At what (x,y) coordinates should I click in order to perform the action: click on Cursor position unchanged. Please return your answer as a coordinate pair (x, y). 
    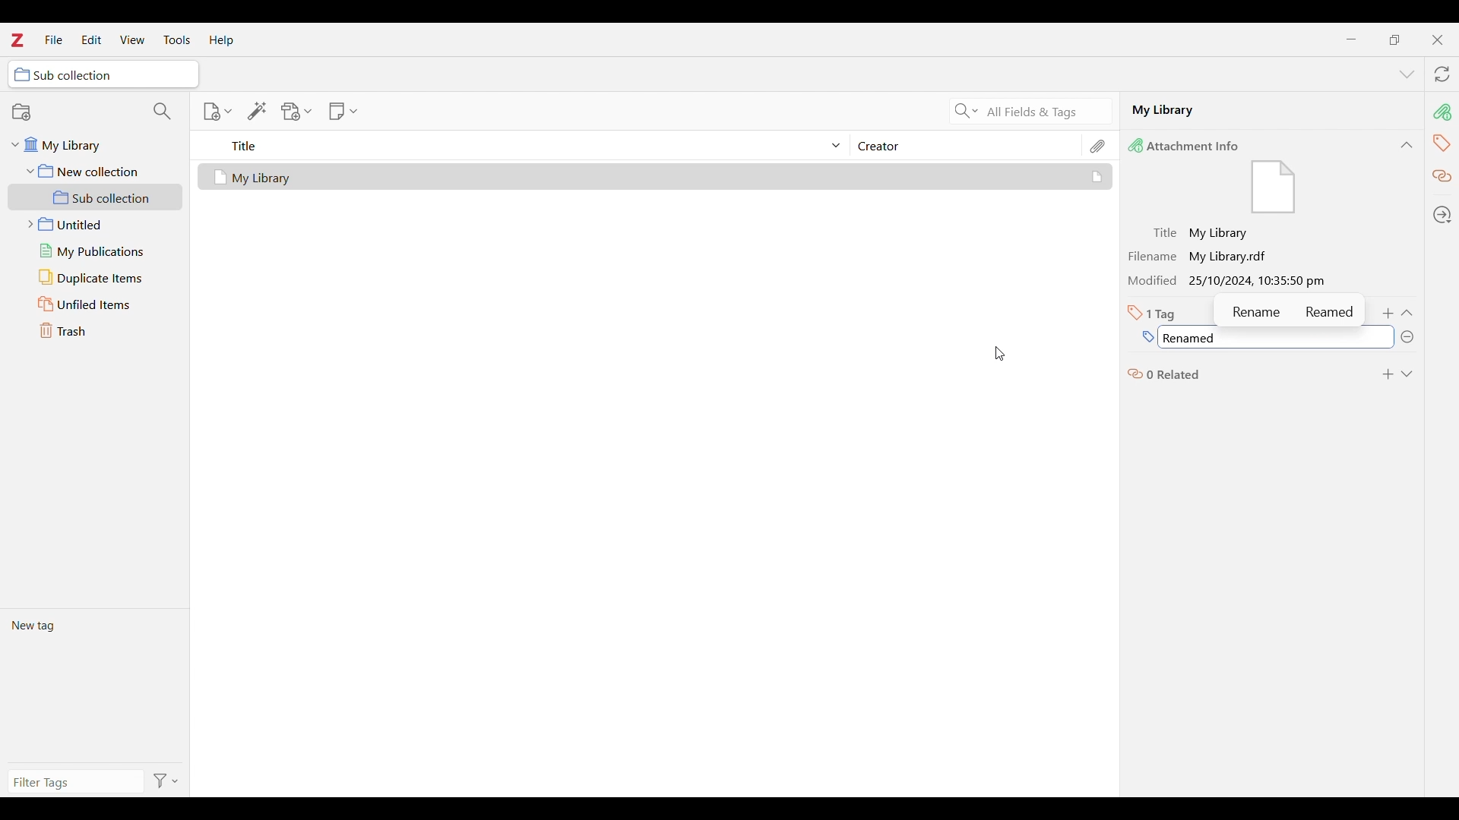
    Looking at the image, I should click on (1166, 345).